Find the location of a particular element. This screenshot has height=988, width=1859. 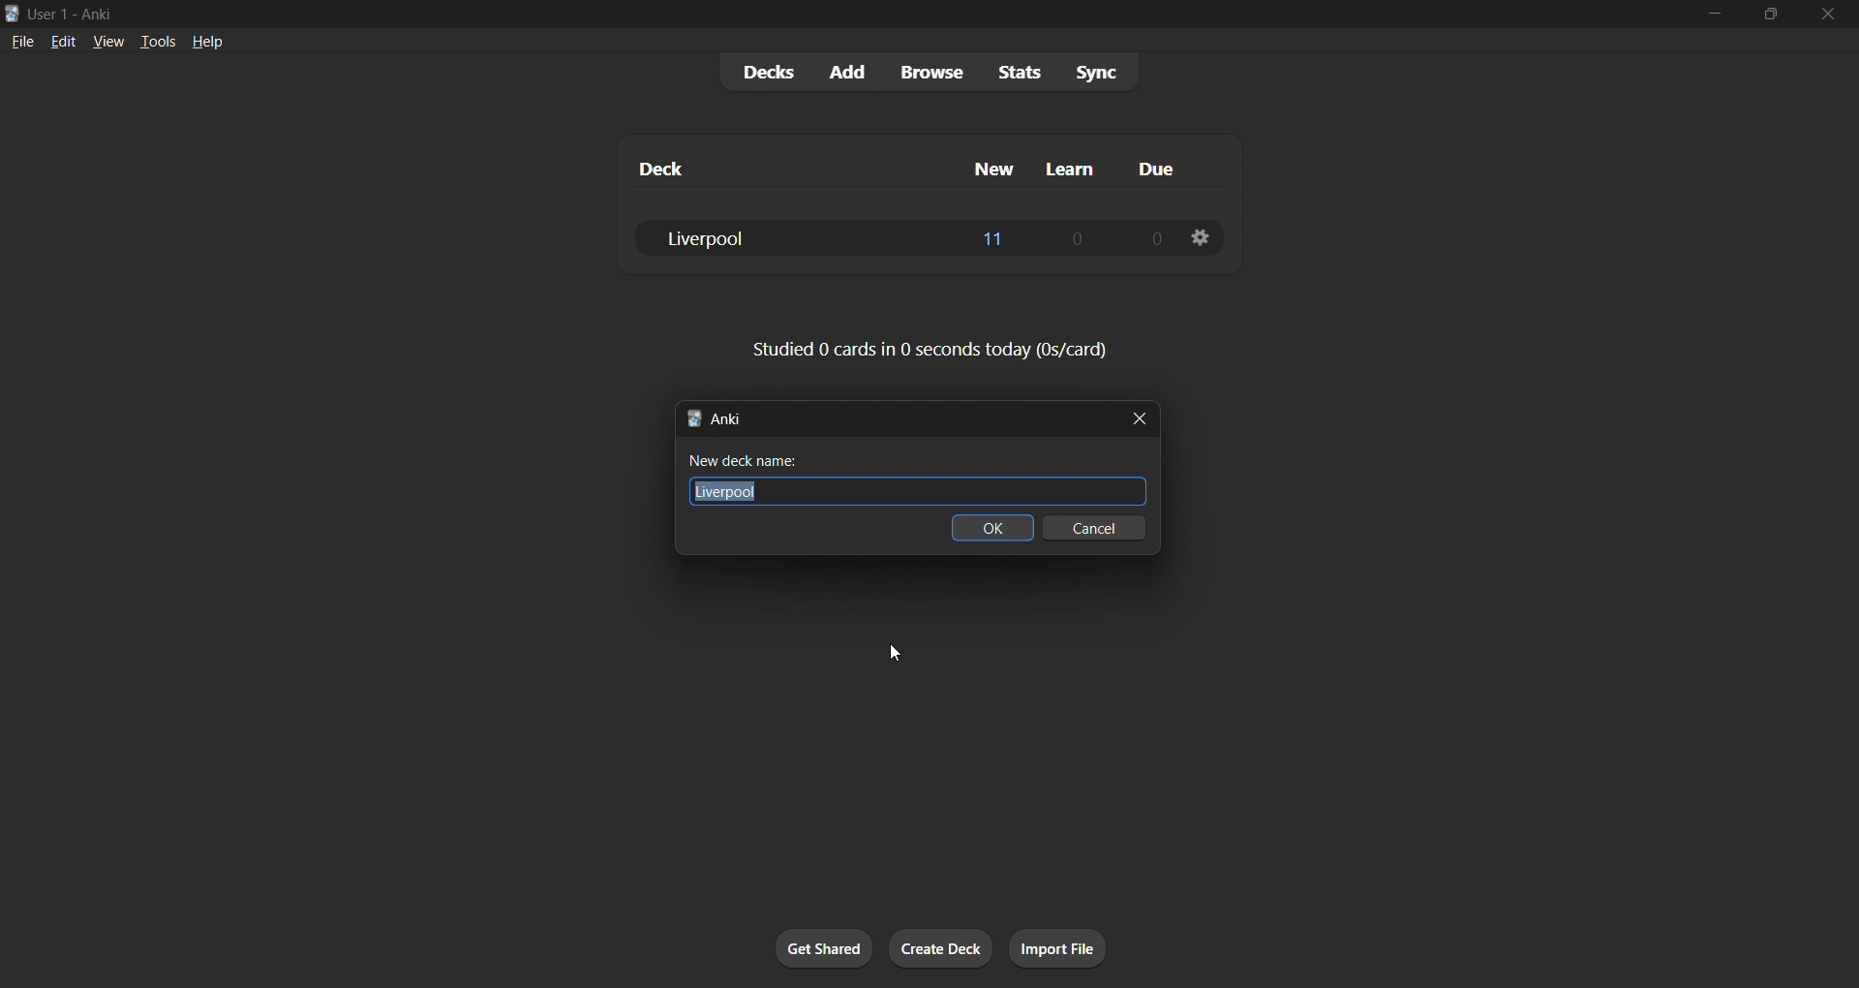

cursor is located at coordinates (899, 657).